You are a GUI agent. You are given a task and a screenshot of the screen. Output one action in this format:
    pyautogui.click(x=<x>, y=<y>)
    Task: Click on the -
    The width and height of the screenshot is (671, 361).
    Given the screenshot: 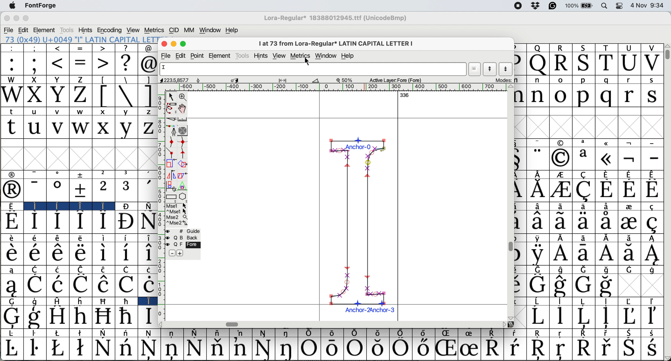 What is the action you would take?
    pyautogui.click(x=35, y=190)
    